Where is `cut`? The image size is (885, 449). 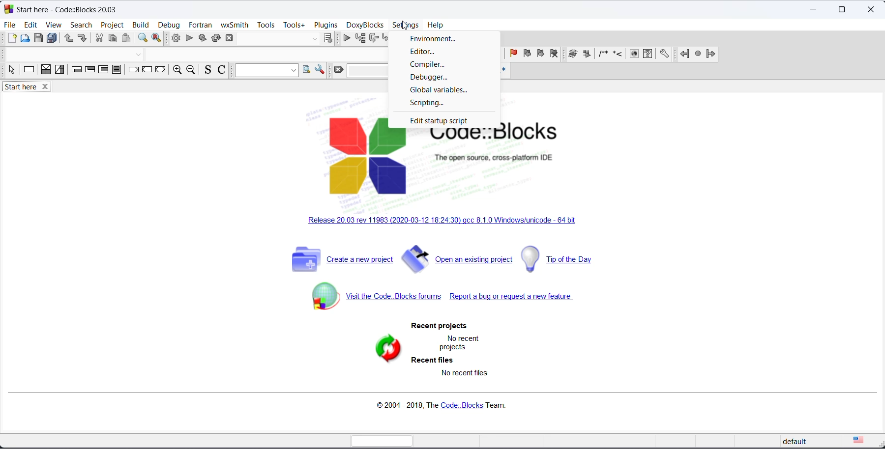 cut is located at coordinates (100, 38).